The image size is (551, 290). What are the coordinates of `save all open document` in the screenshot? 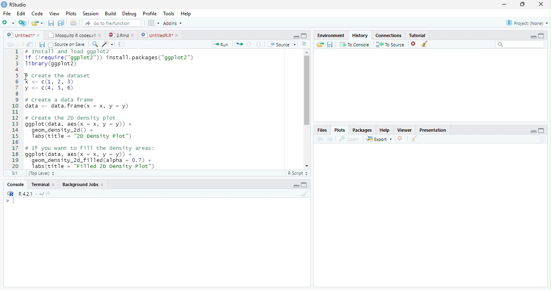 It's located at (61, 23).